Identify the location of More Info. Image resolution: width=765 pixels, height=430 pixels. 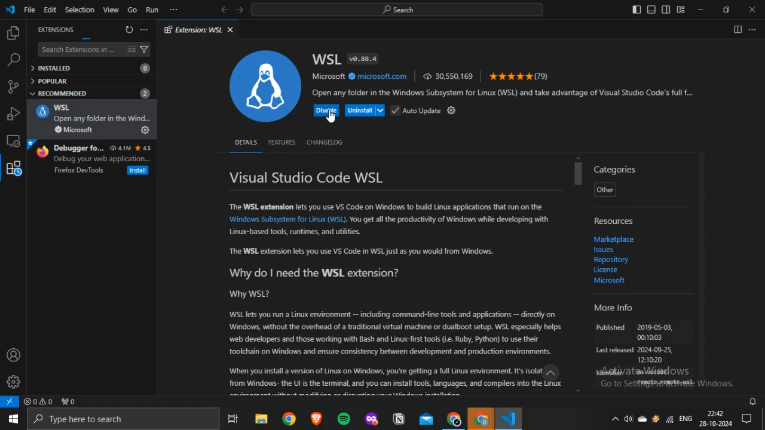
(613, 309).